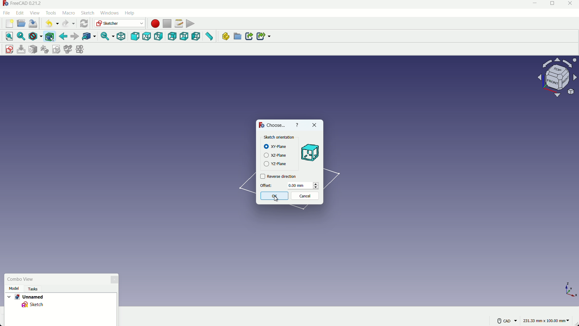  I want to click on macros setting, so click(179, 24).